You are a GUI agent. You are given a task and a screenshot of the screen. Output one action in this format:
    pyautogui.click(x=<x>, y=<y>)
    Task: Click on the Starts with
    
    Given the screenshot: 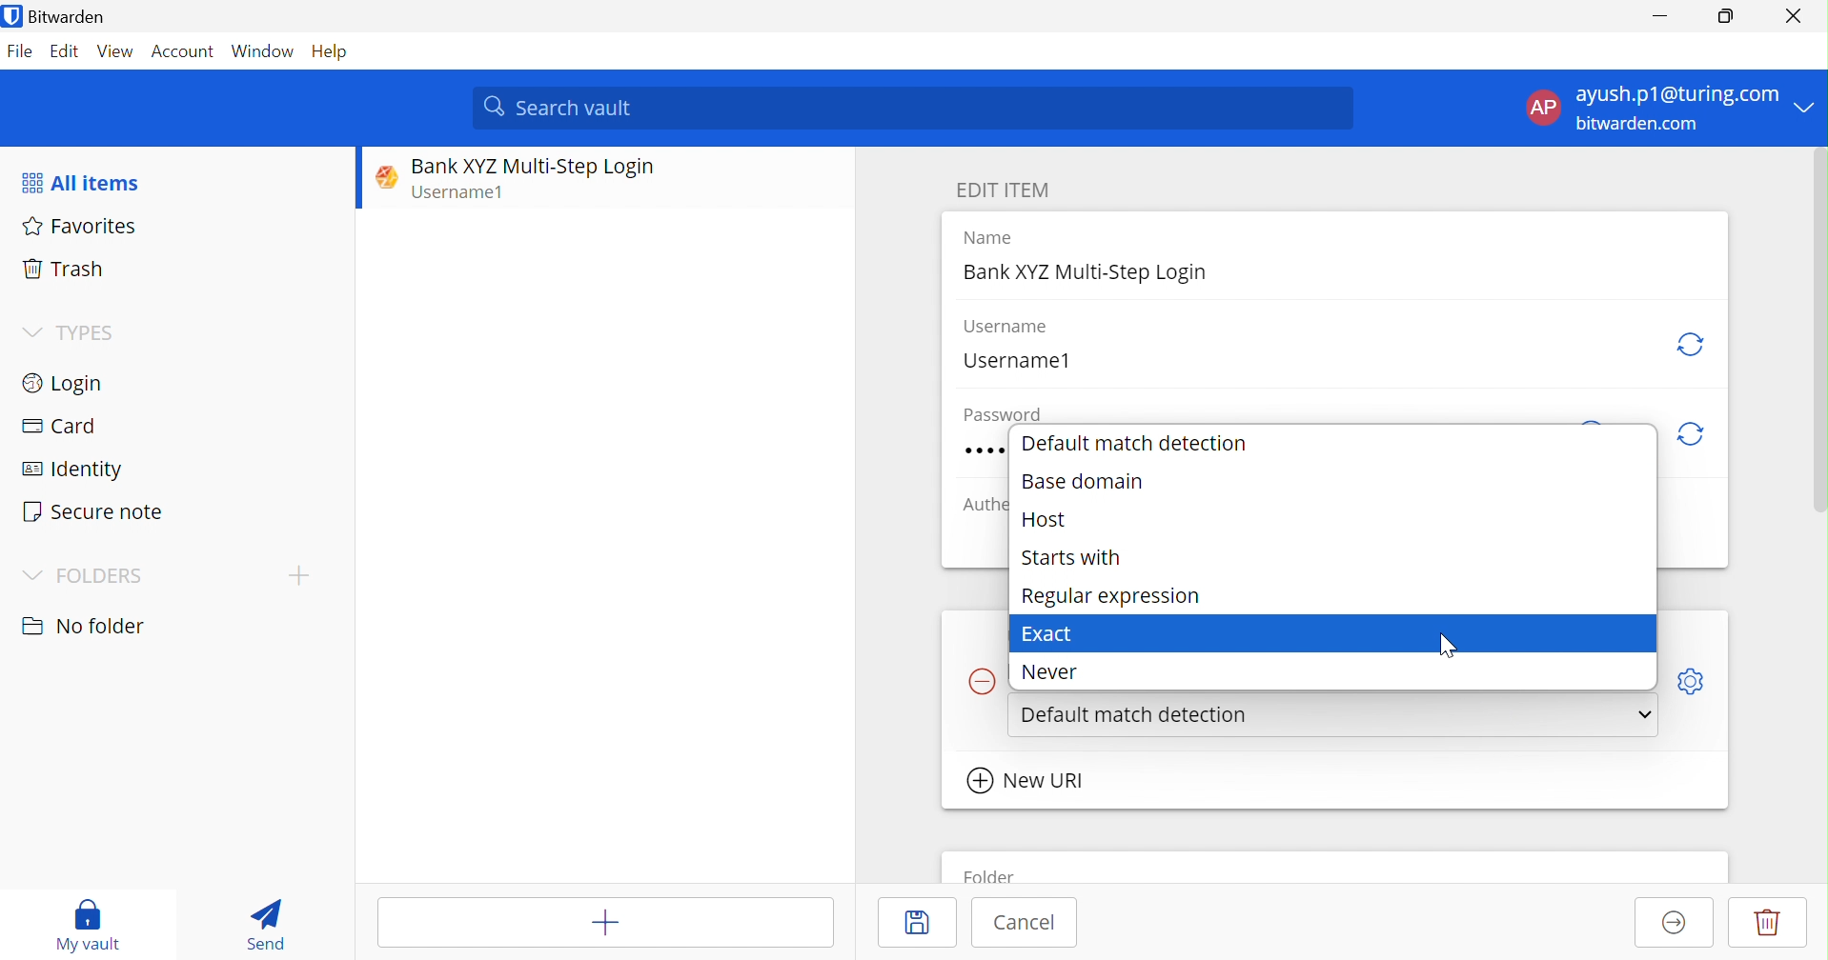 What is the action you would take?
    pyautogui.click(x=1068, y=560)
    